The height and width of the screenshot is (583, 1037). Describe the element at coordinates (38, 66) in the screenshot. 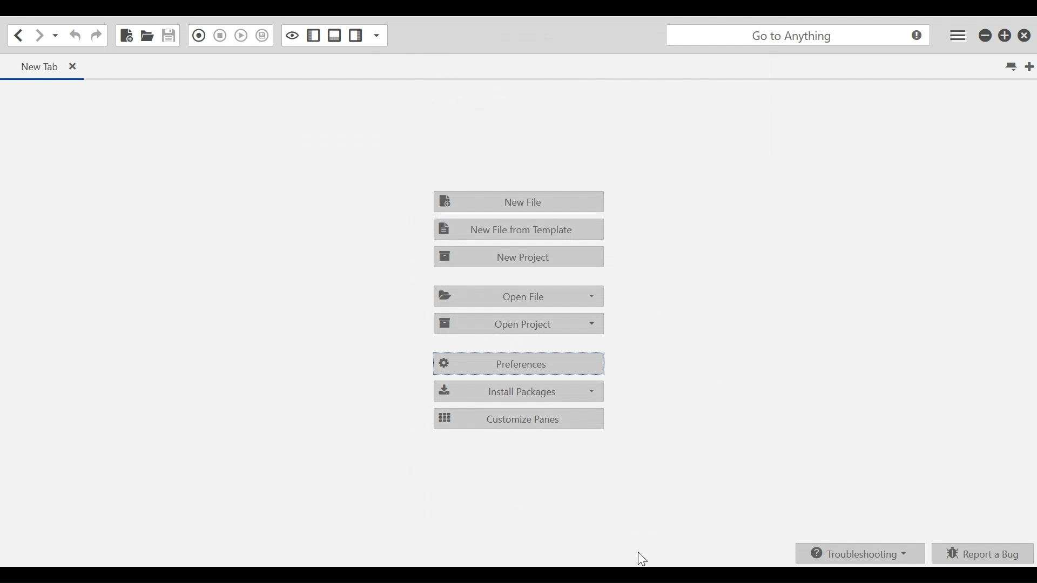

I see `new Tab` at that location.